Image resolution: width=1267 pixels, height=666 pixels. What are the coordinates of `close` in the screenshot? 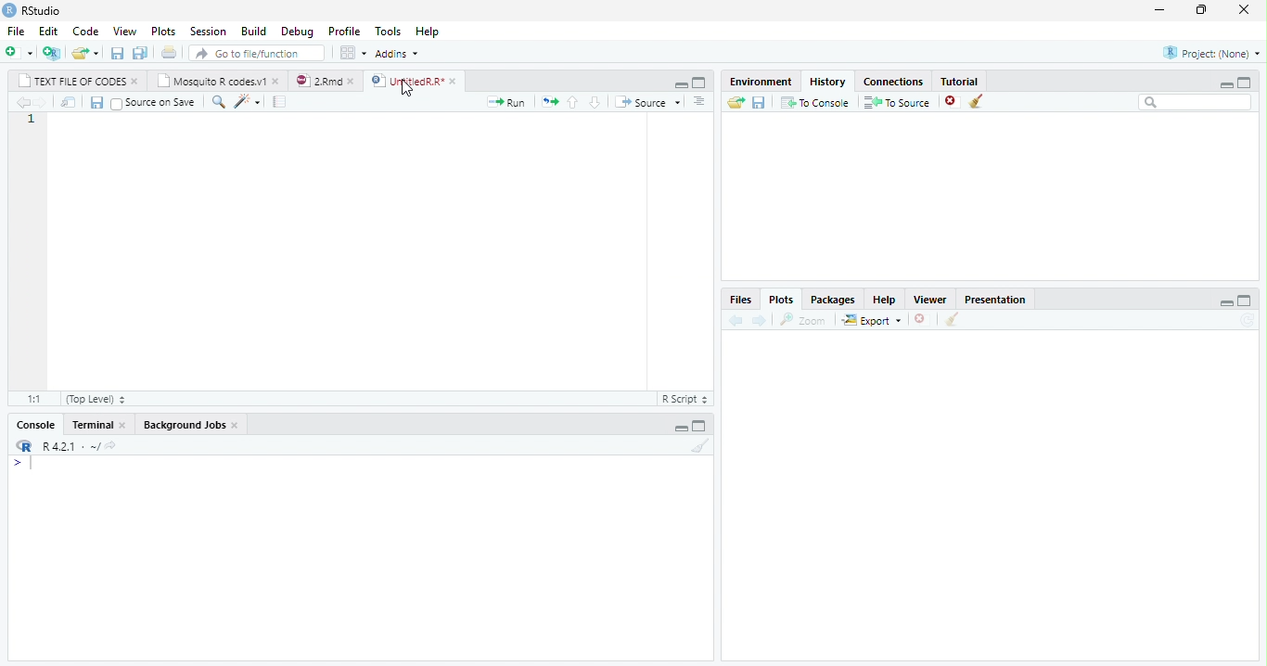 It's located at (454, 82).